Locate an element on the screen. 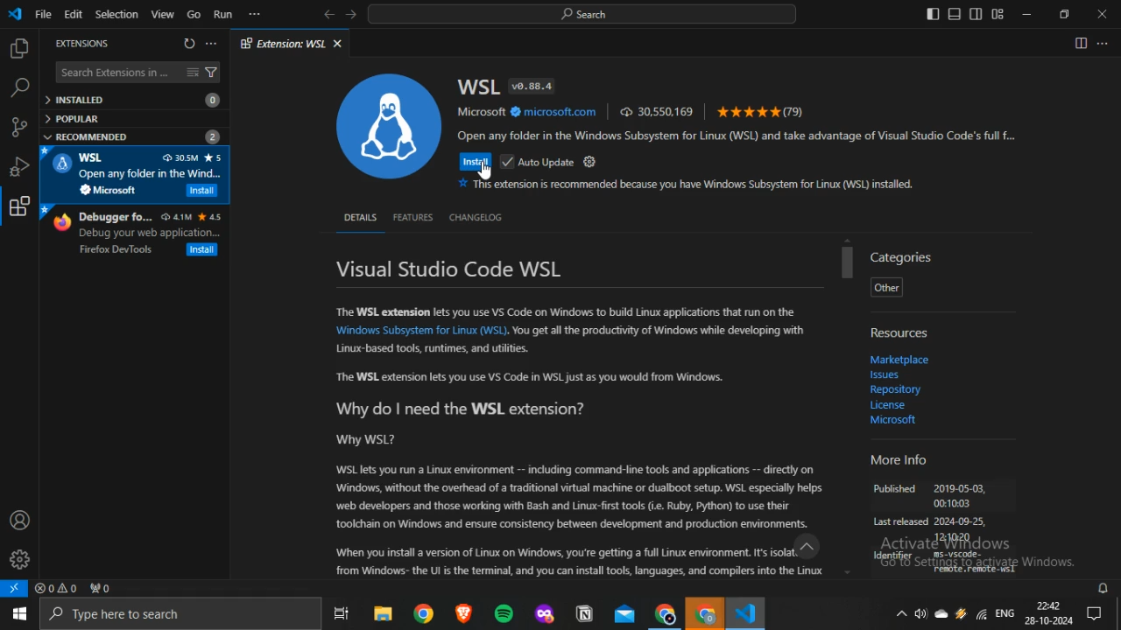 Image resolution: width=1121 pixels, height=630 pixels. winamp agent is located at coordinates (961, 613).